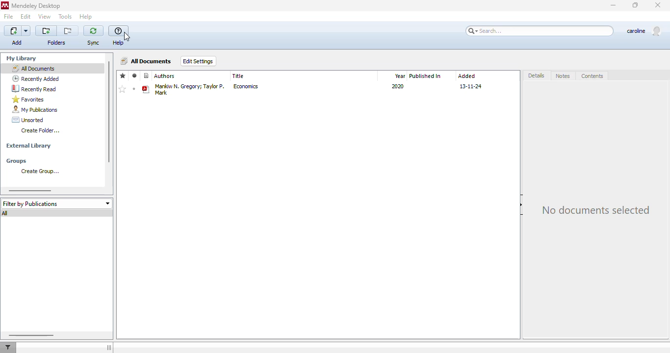 The height and width of the screenshot is (353, 670). I want to click on view, so click(45, 17).